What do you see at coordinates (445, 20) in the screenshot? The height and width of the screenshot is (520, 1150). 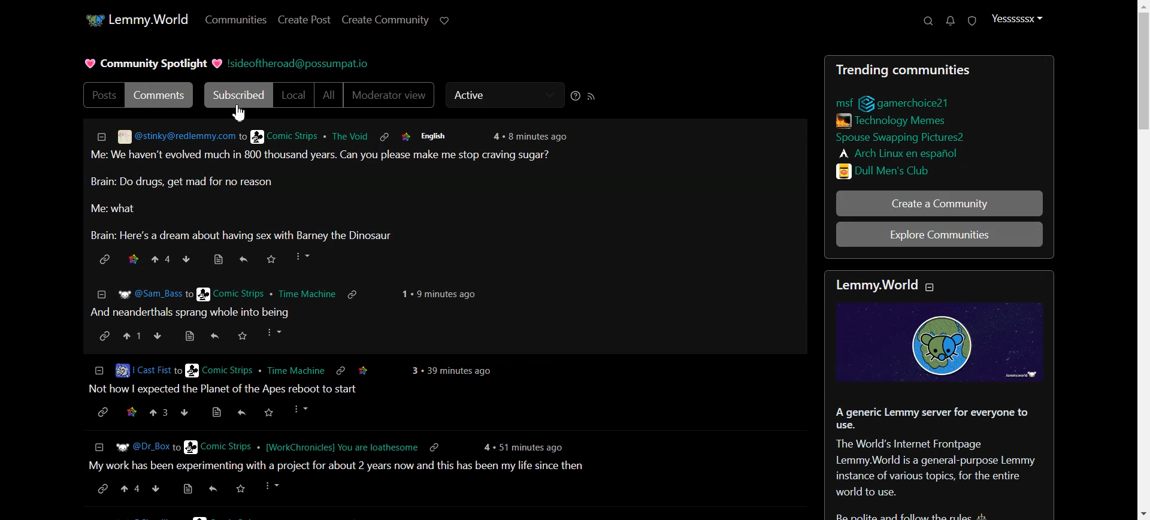 I see `Support Lemmy` at bounding box center [445, 20].